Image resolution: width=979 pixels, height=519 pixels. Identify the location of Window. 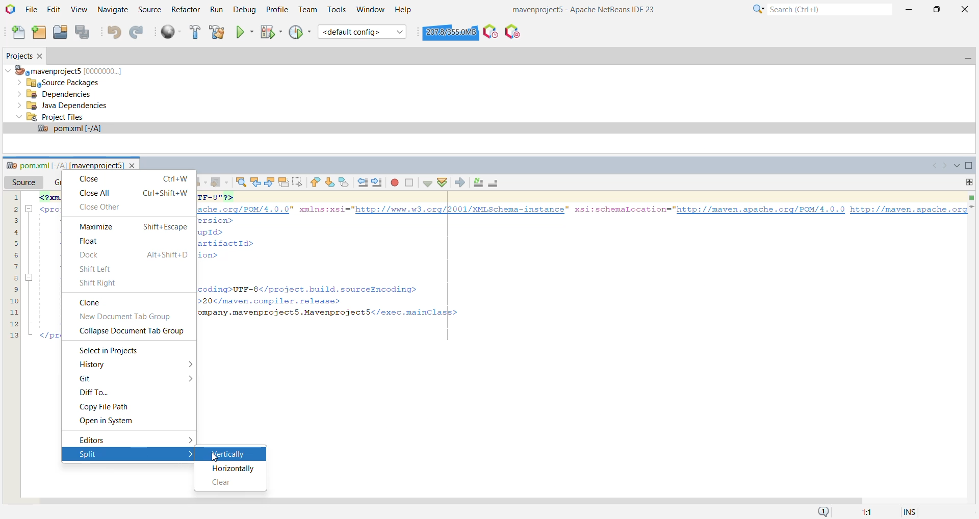
(370, 9).